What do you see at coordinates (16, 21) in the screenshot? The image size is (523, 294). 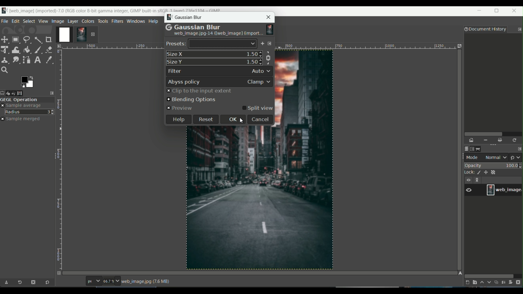 I see `edit tab` at bounding box center [16, 21].